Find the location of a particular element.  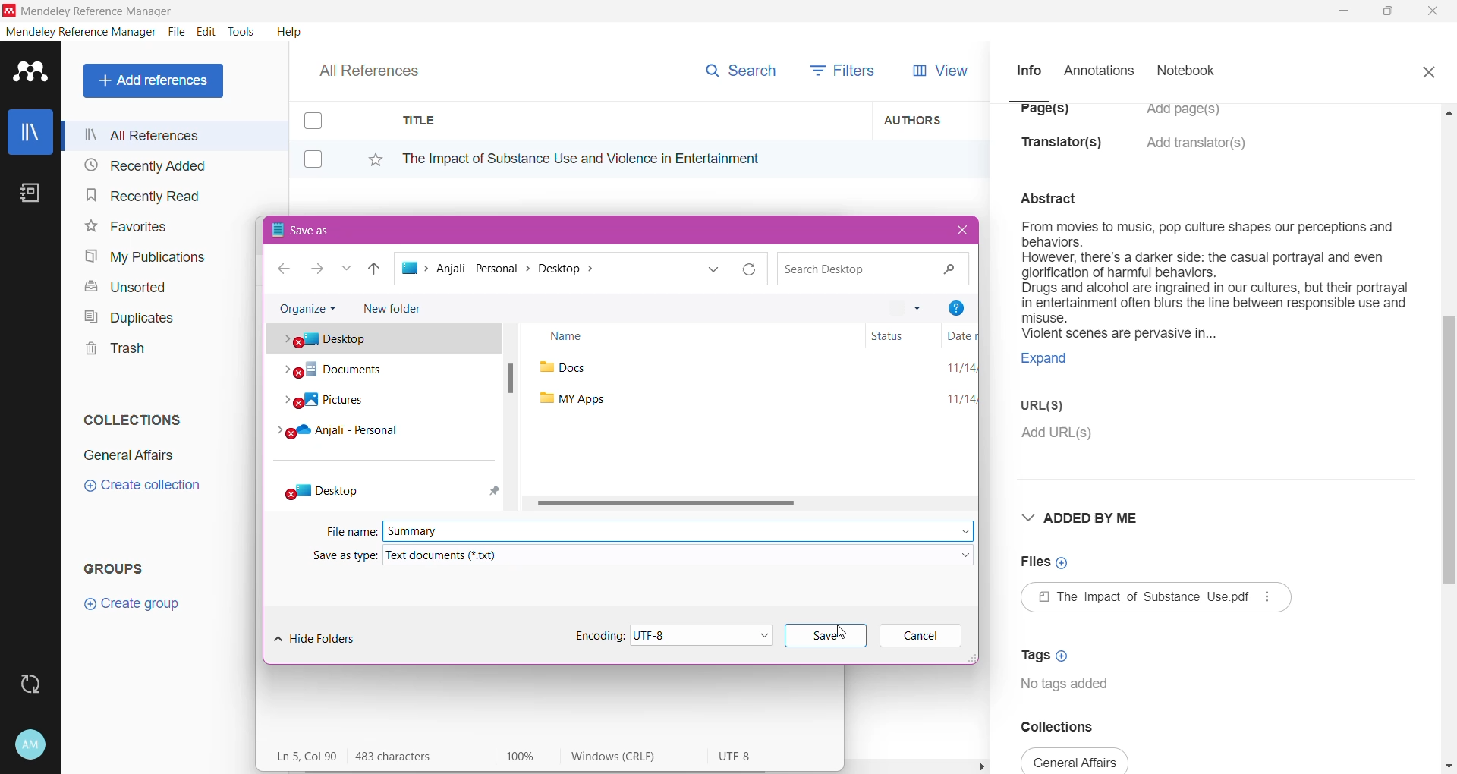

Date modified is located at coordinates (954, 337).